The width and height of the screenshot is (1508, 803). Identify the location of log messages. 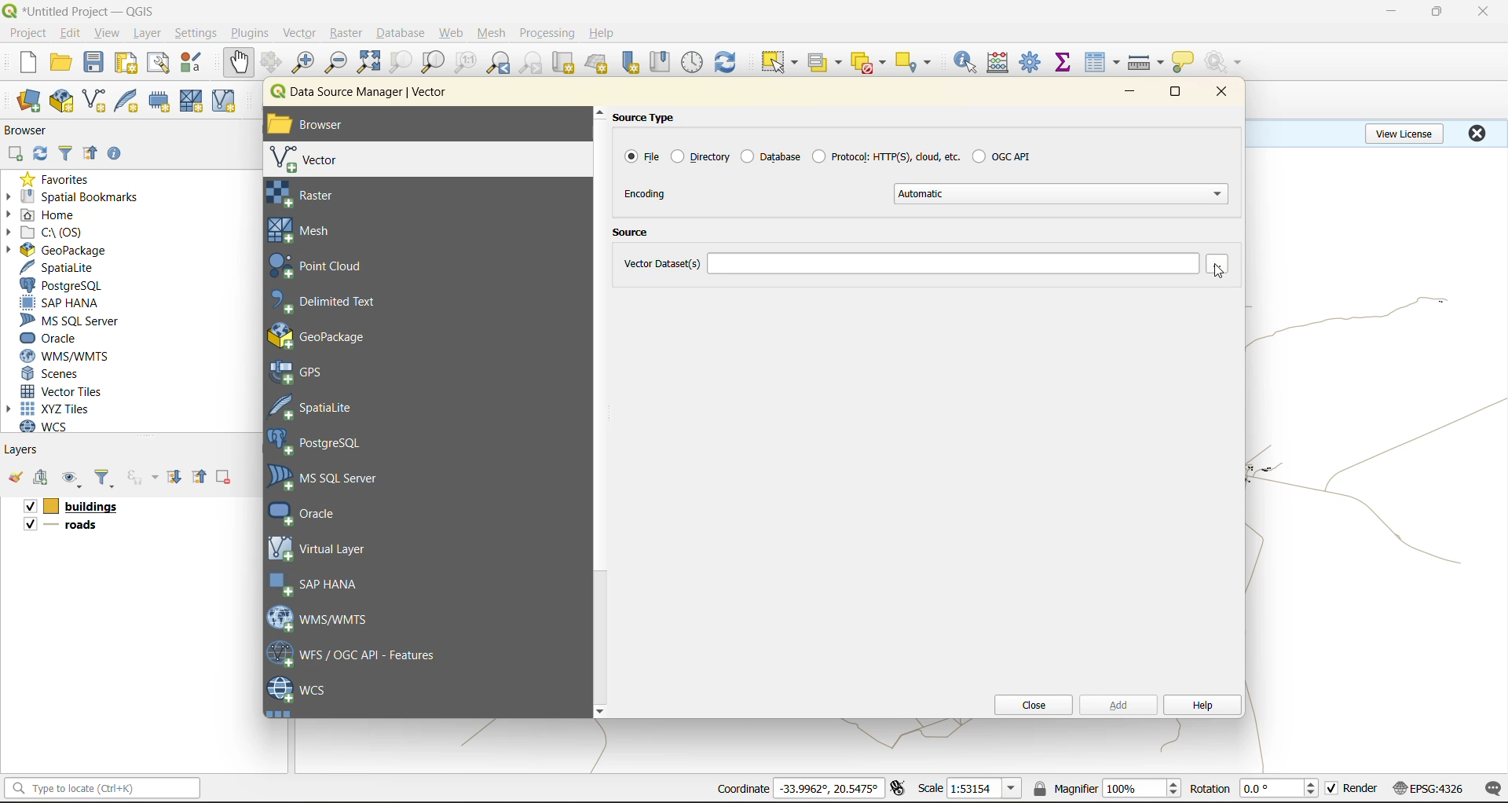
(1494, 789).